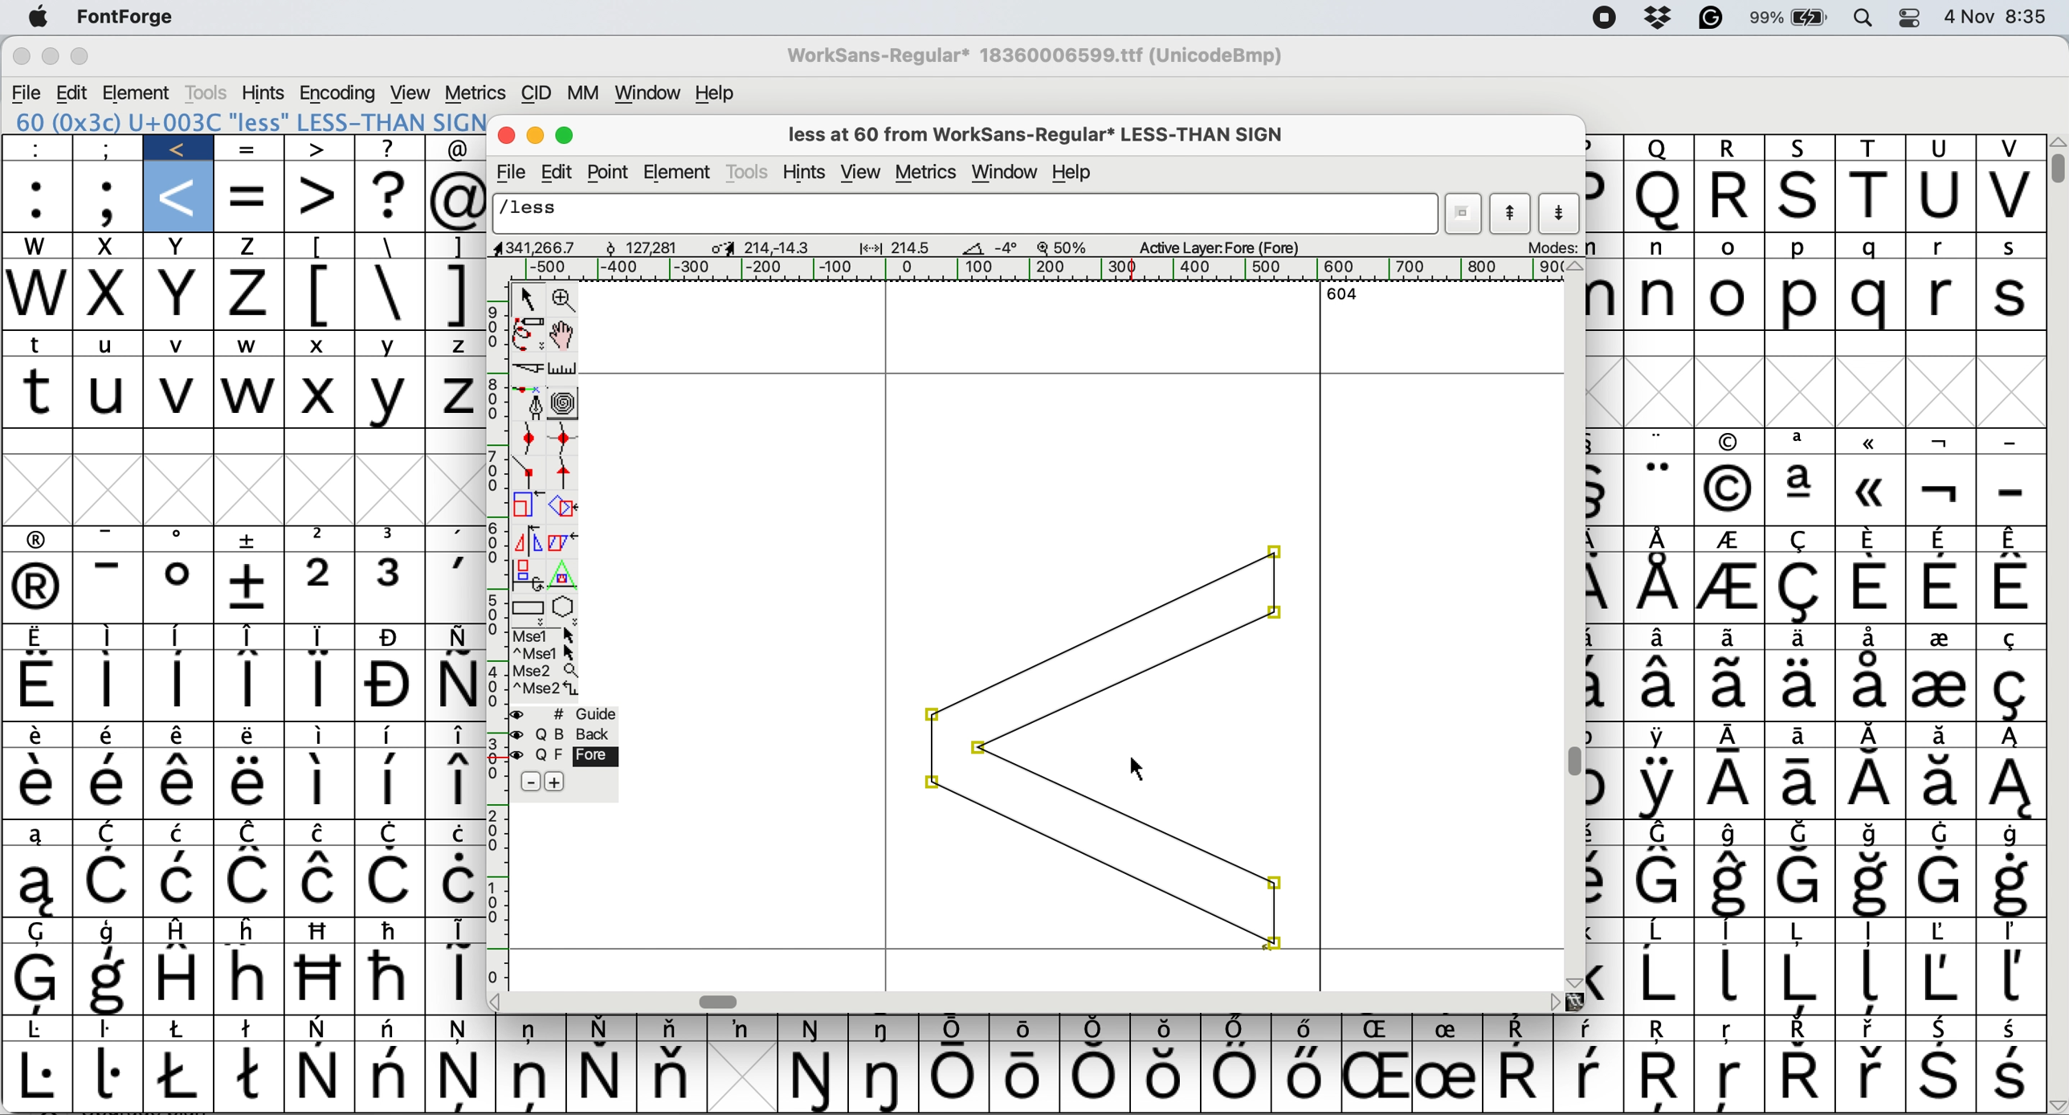  Describe the element at coordinates (182, 1076) in the screenshot. I see `Symbol` at that location.